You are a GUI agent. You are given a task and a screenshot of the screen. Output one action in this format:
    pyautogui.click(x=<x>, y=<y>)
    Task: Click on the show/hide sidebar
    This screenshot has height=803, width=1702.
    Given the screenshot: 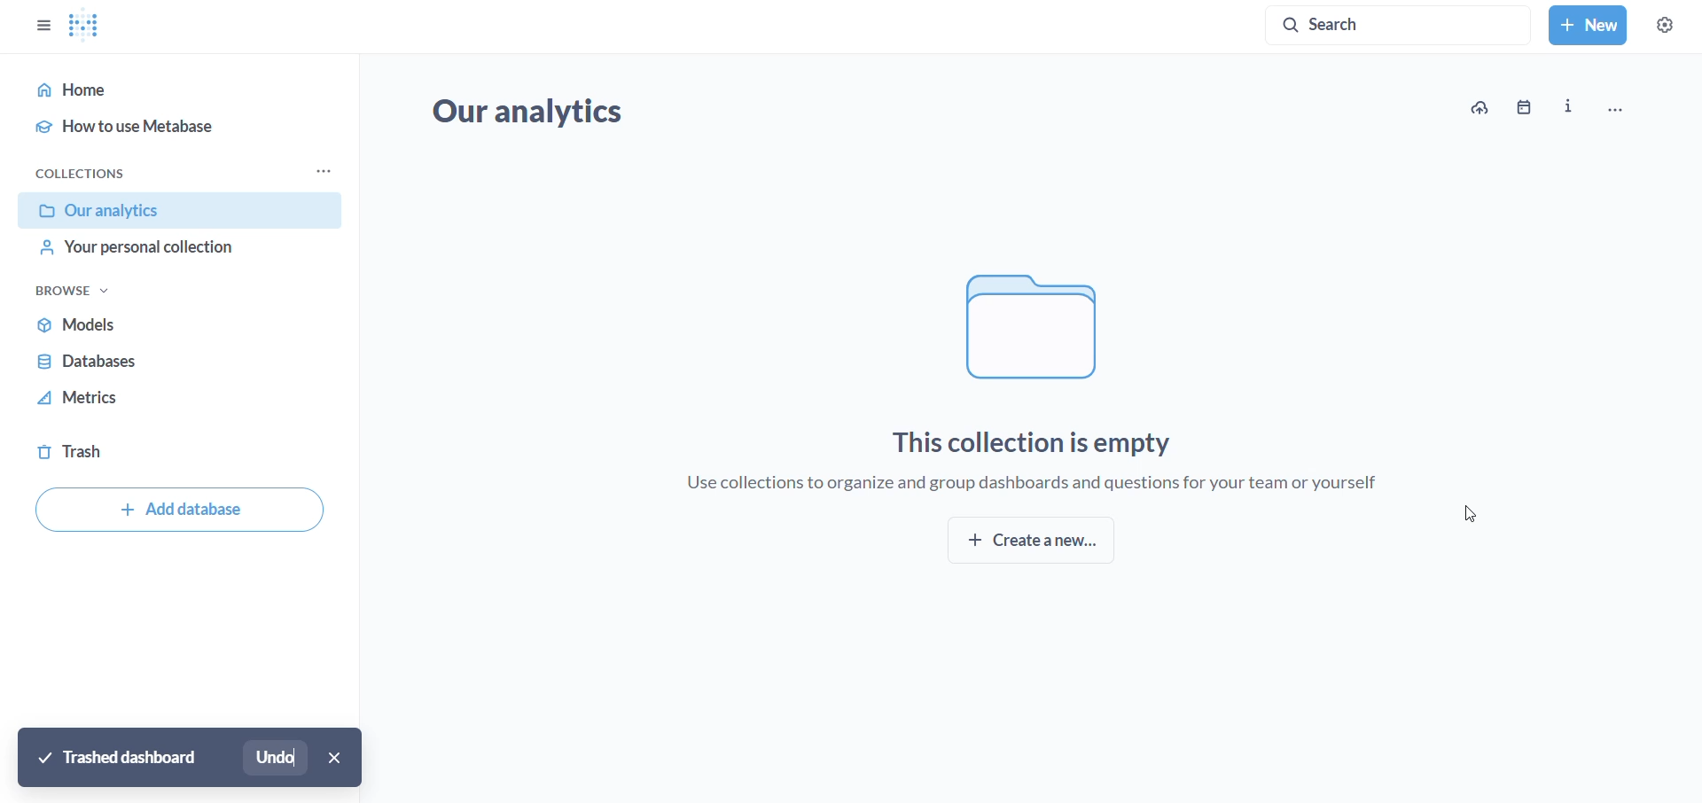 What is the action you would take?
    pyautogui.click(x=39, y=24)
    